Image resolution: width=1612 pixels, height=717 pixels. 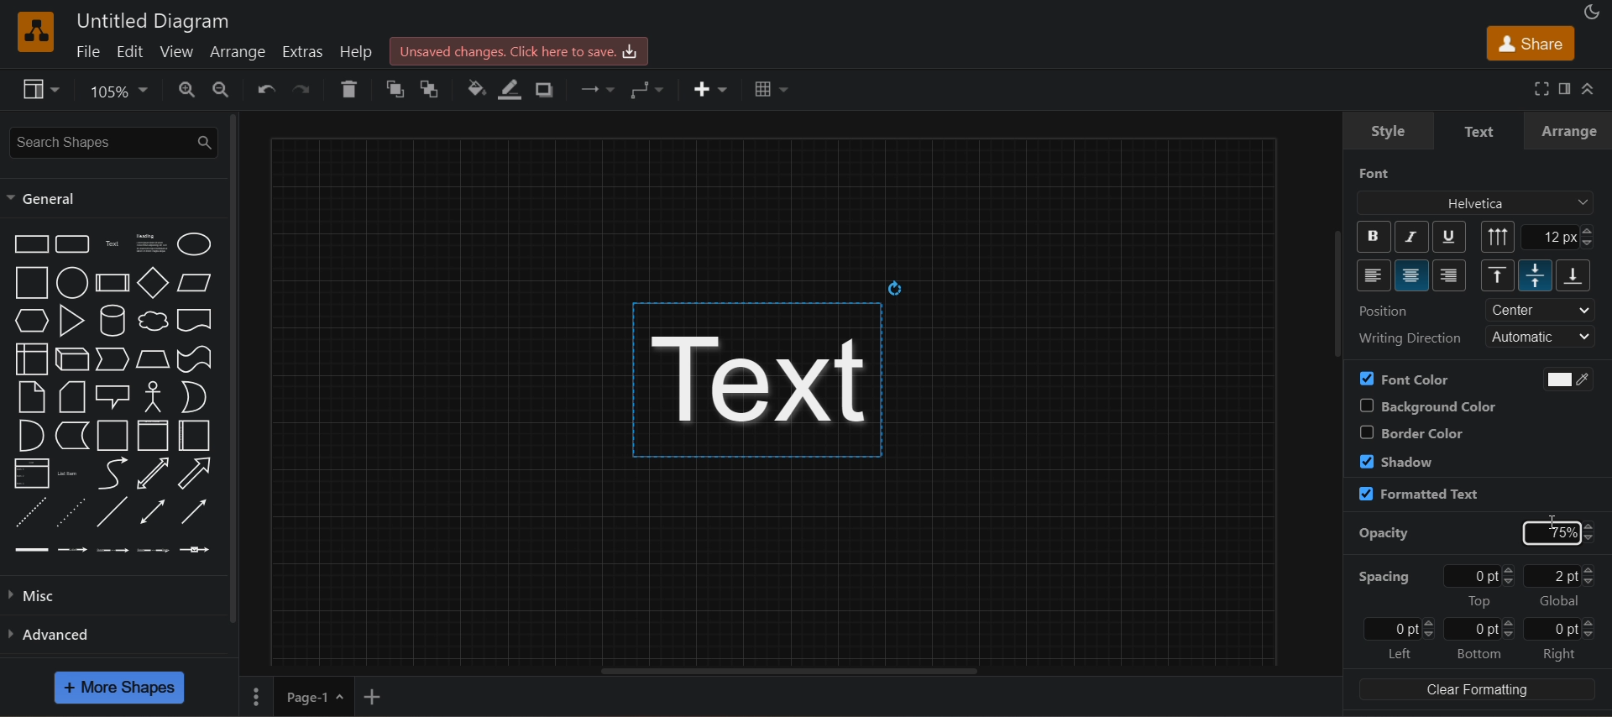 What do you see at coordinates (113, 283) in the screenshot?
I see `process` at bounding box center [113, 283].